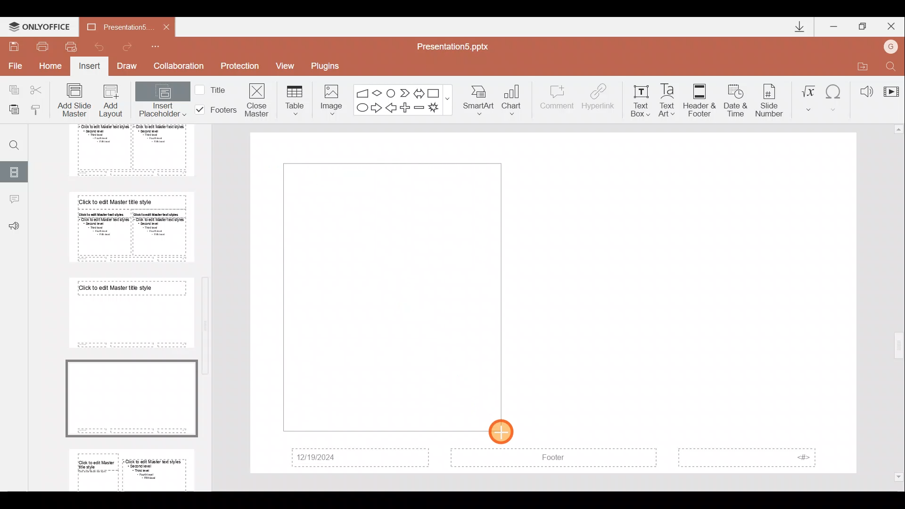  I want to click on Rectangle, so click(435, 92).